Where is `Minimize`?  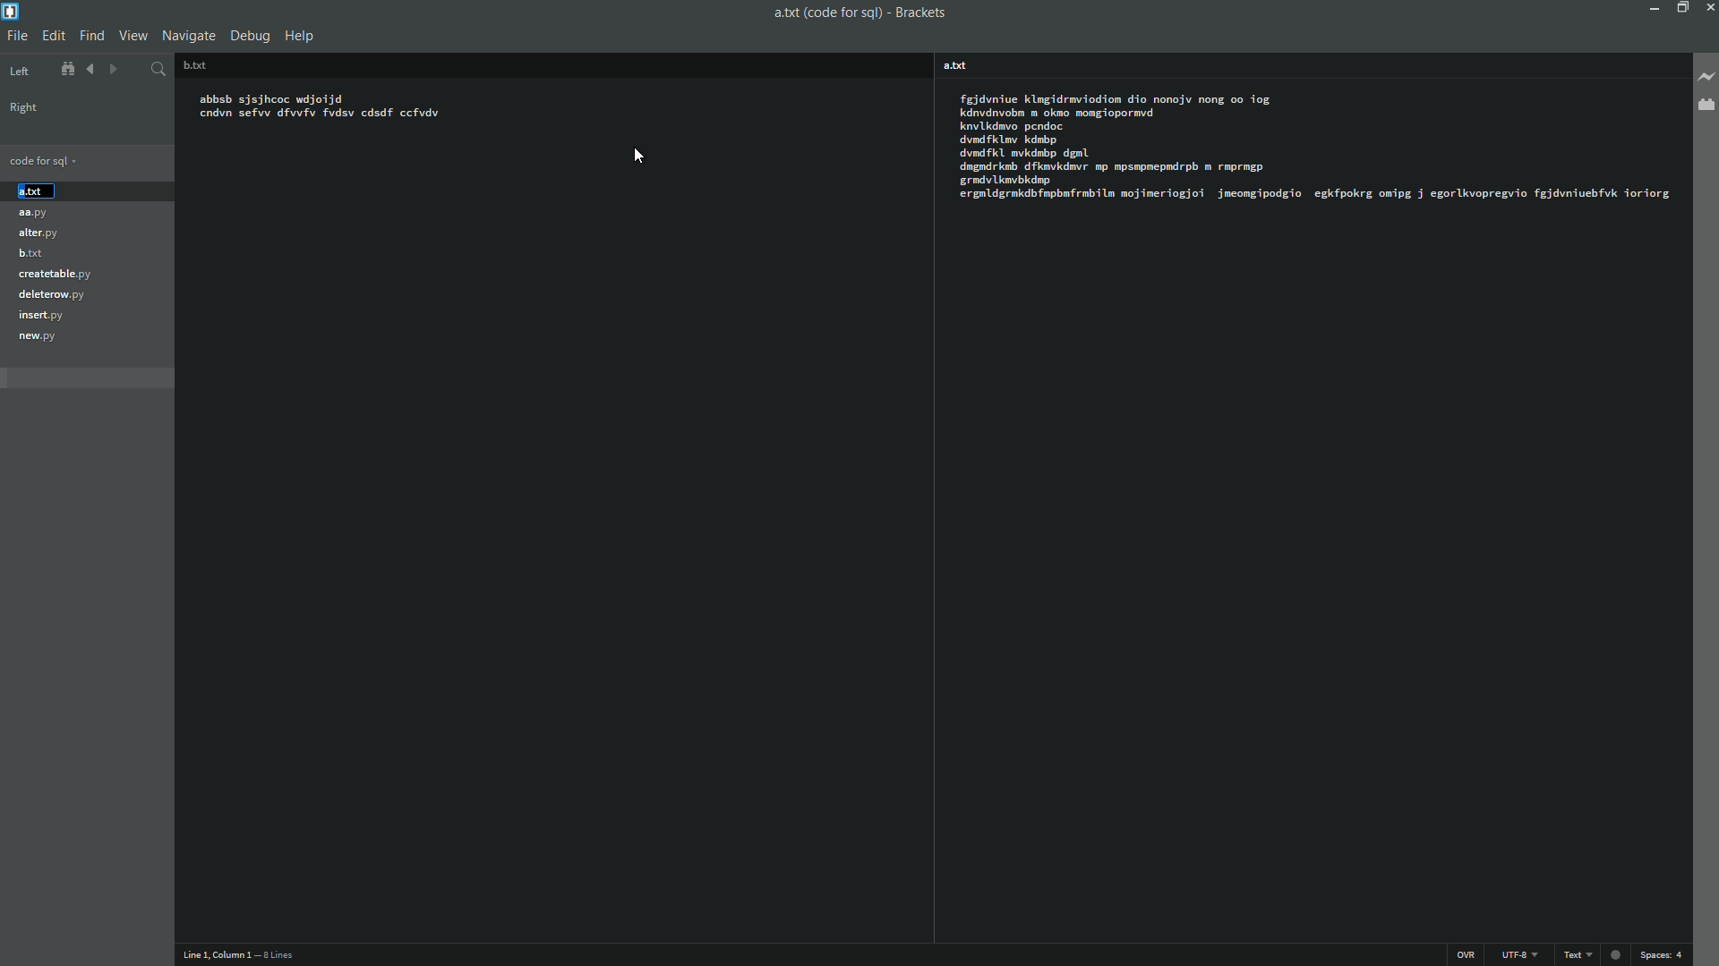 Minimize is located at coordinates (1650, 7).